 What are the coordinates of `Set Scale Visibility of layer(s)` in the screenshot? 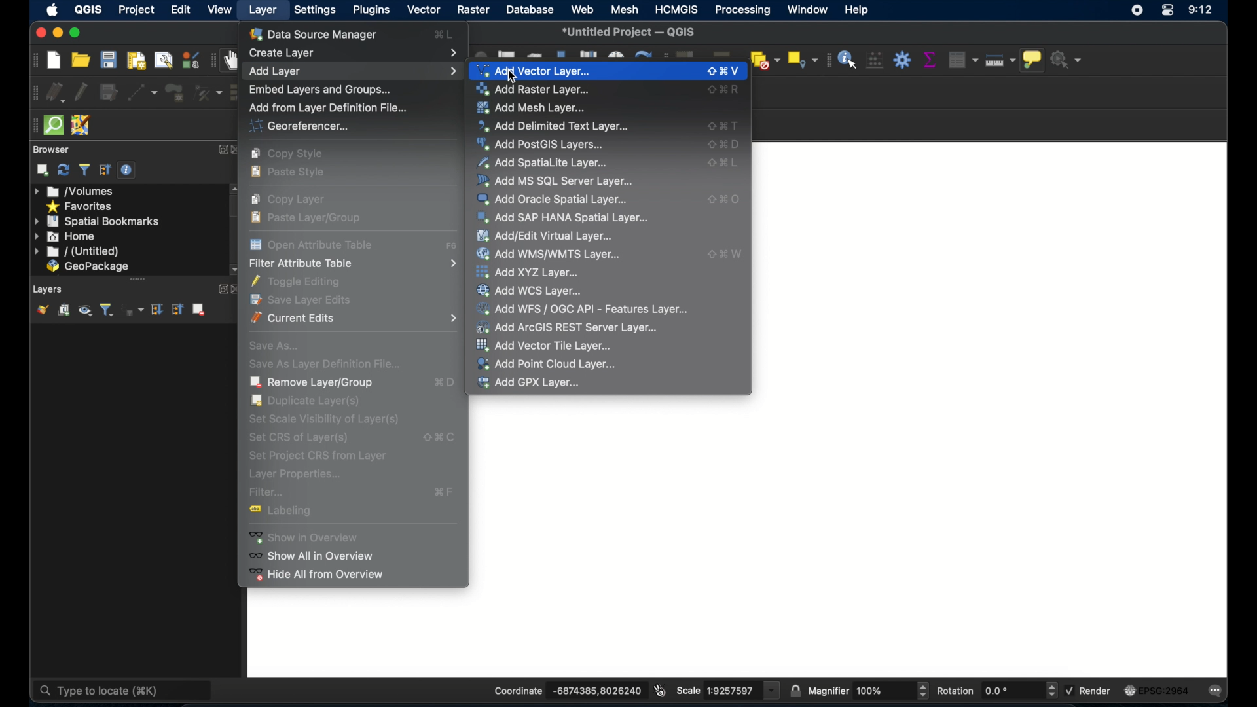 It's located at (357, 420).